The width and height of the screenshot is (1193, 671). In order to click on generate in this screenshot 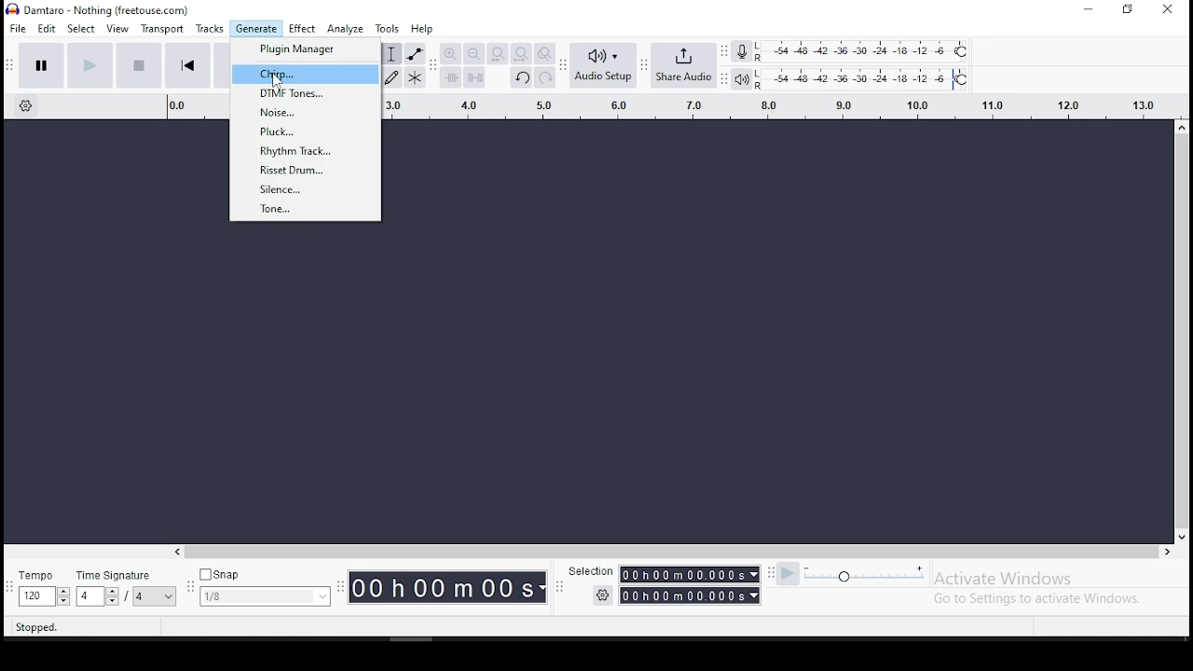, I will do `click(256, 28)`.